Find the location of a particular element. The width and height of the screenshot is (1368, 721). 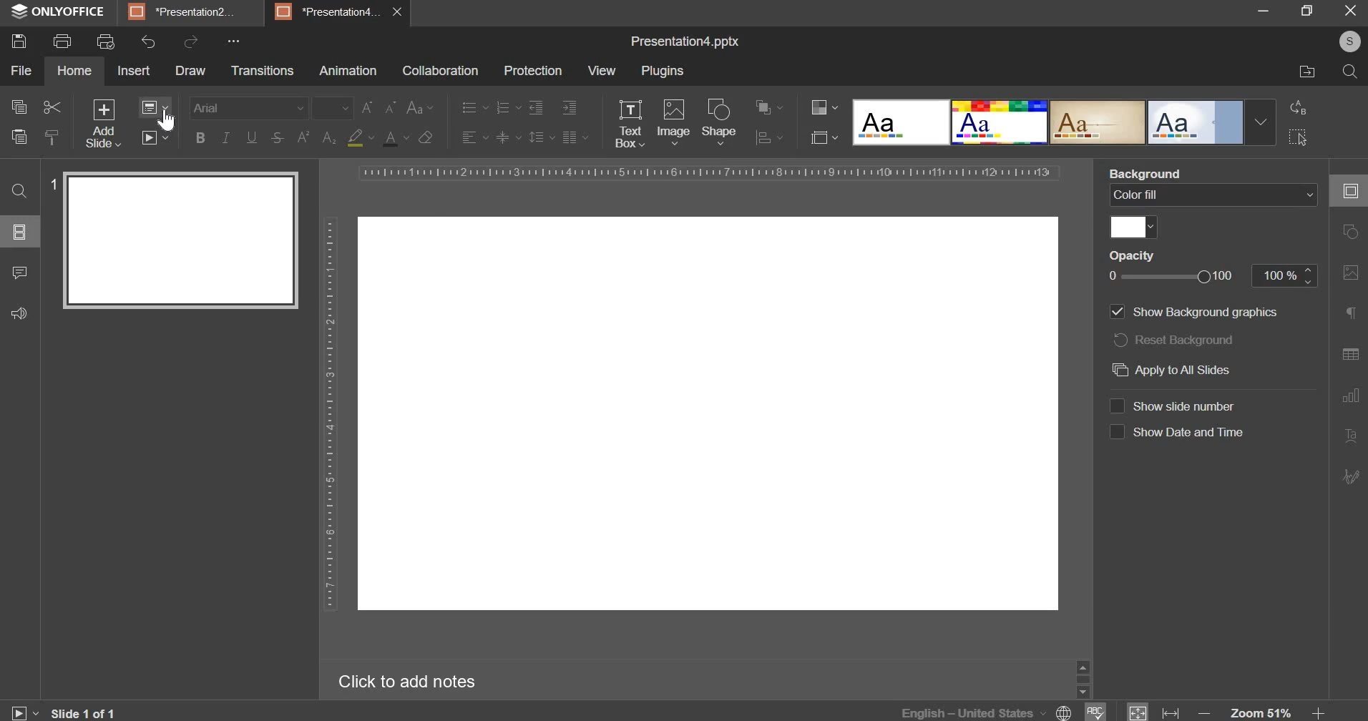

spell check is located at coordinates (1097, 712).